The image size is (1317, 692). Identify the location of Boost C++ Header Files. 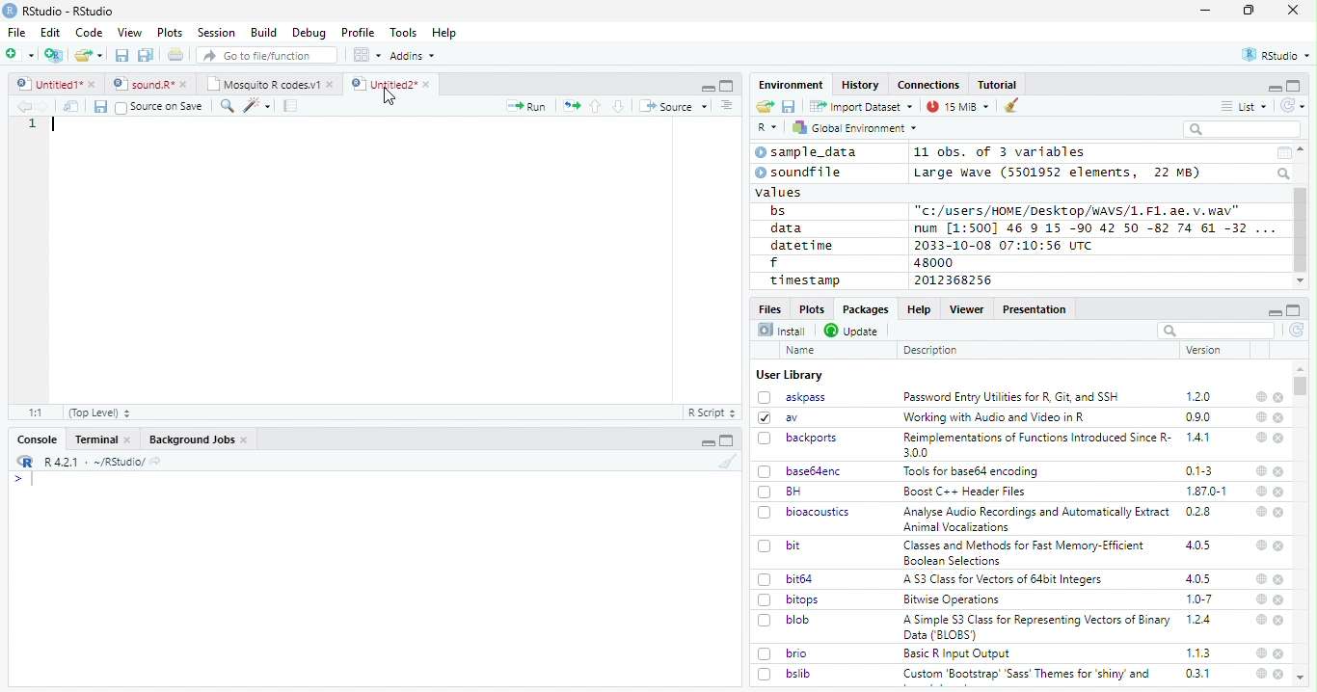
(962, 492).